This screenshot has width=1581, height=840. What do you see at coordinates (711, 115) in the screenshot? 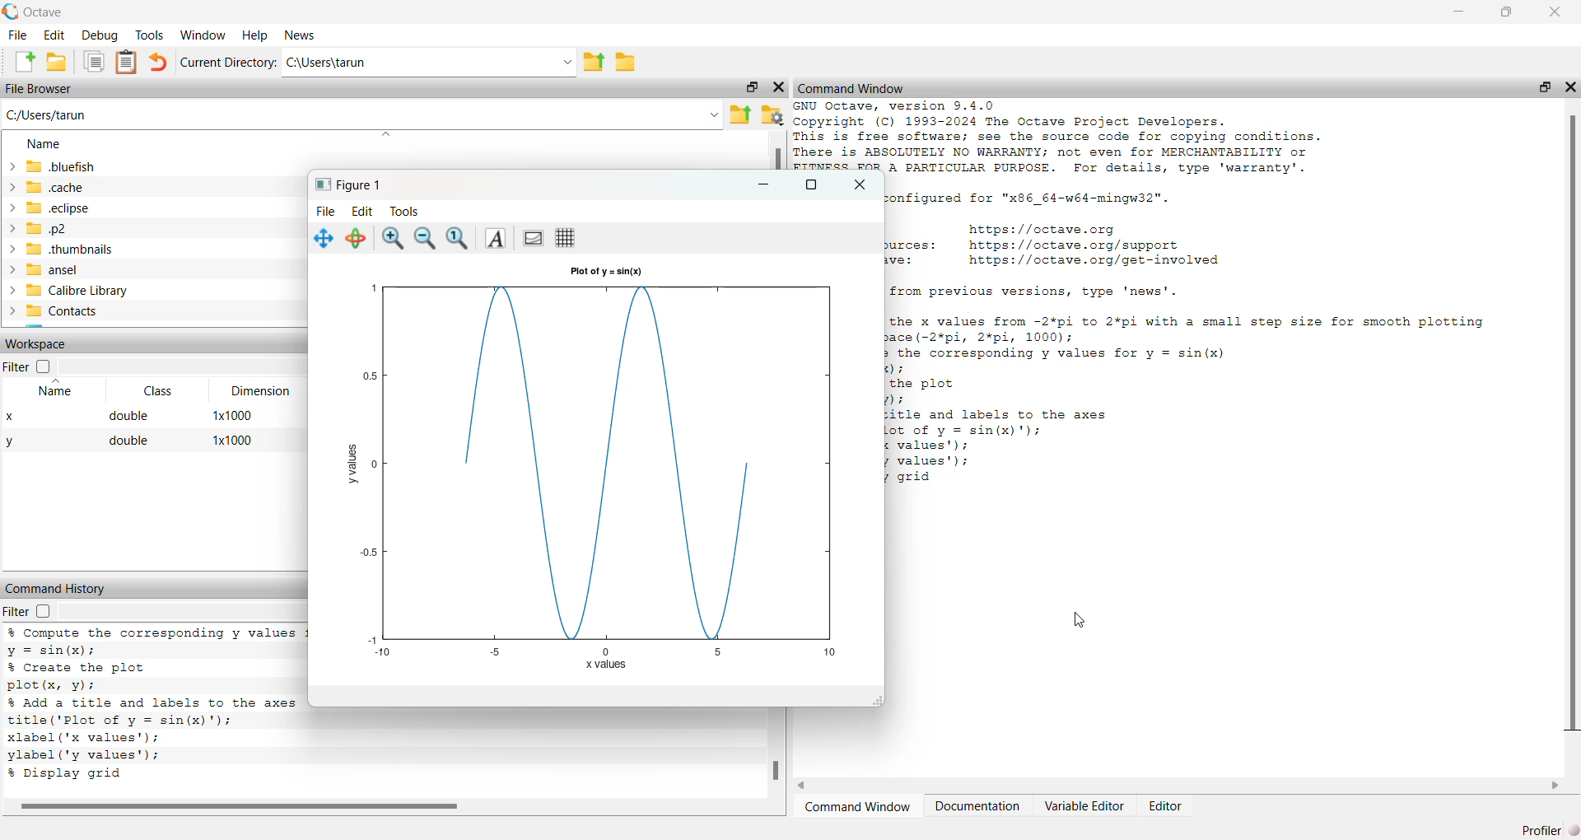
I see `down` at bounding box center [711, 115].